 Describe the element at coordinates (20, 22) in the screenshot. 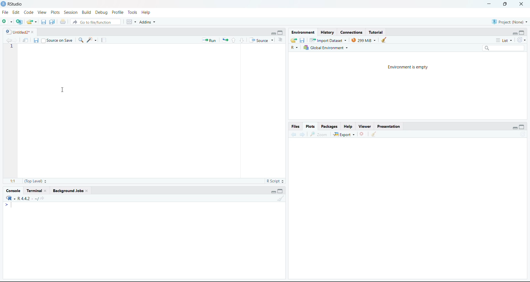

I see `create a project` at that location.